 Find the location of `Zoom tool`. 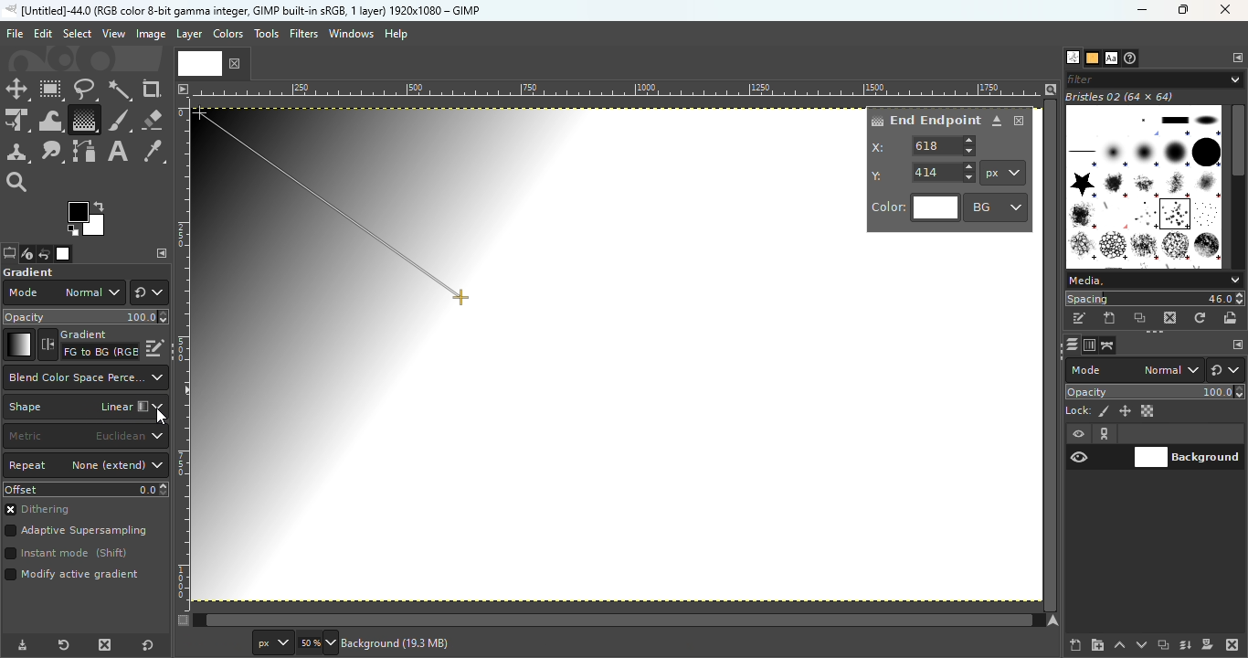

Zoom tool is located at coordinates (18, 180).